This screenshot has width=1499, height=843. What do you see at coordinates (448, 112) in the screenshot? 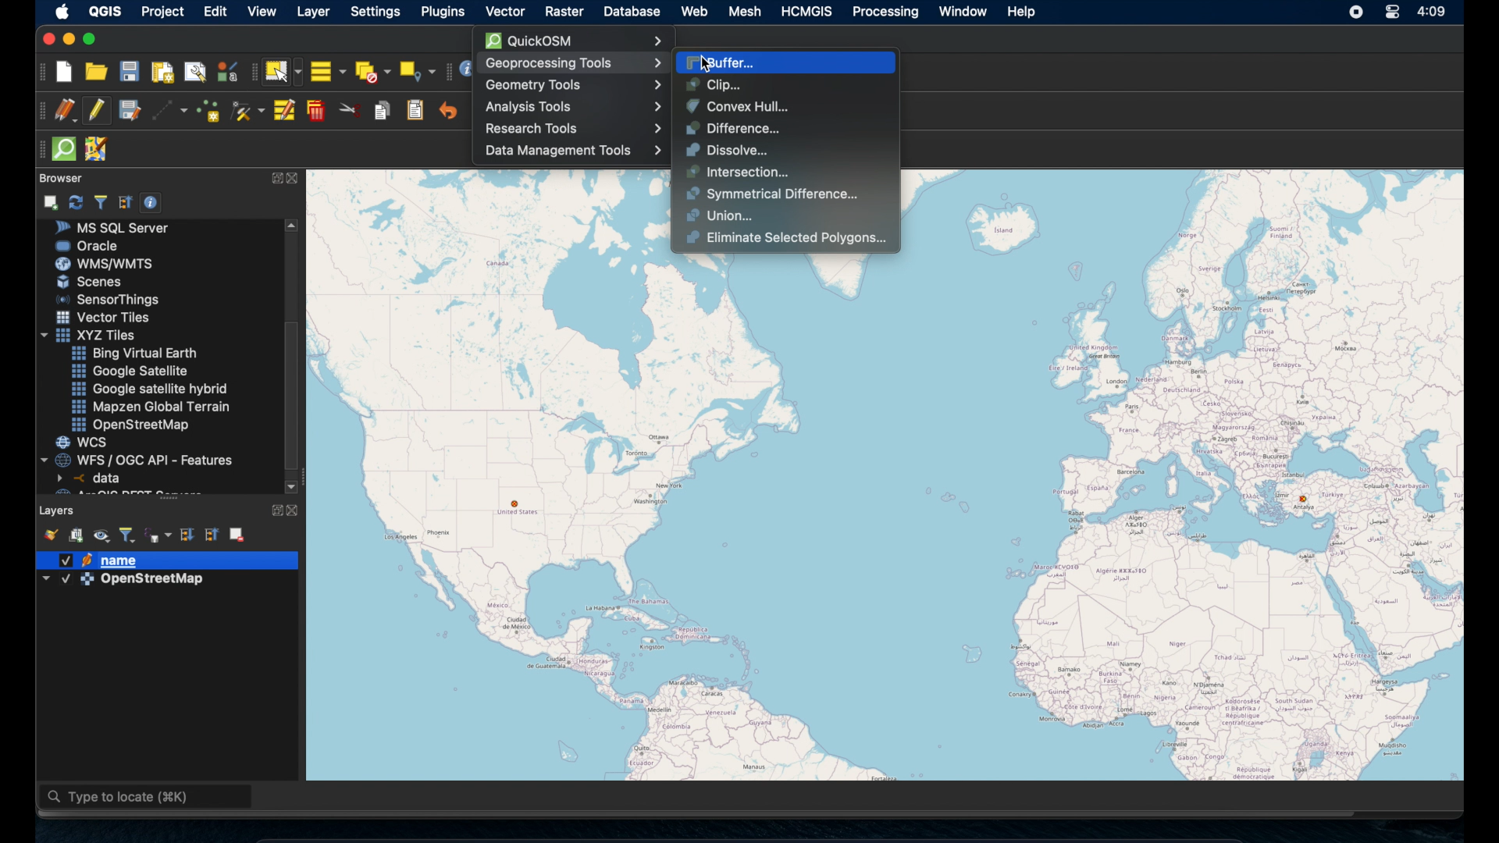
I see `undo` at bounding box center [448, 112].